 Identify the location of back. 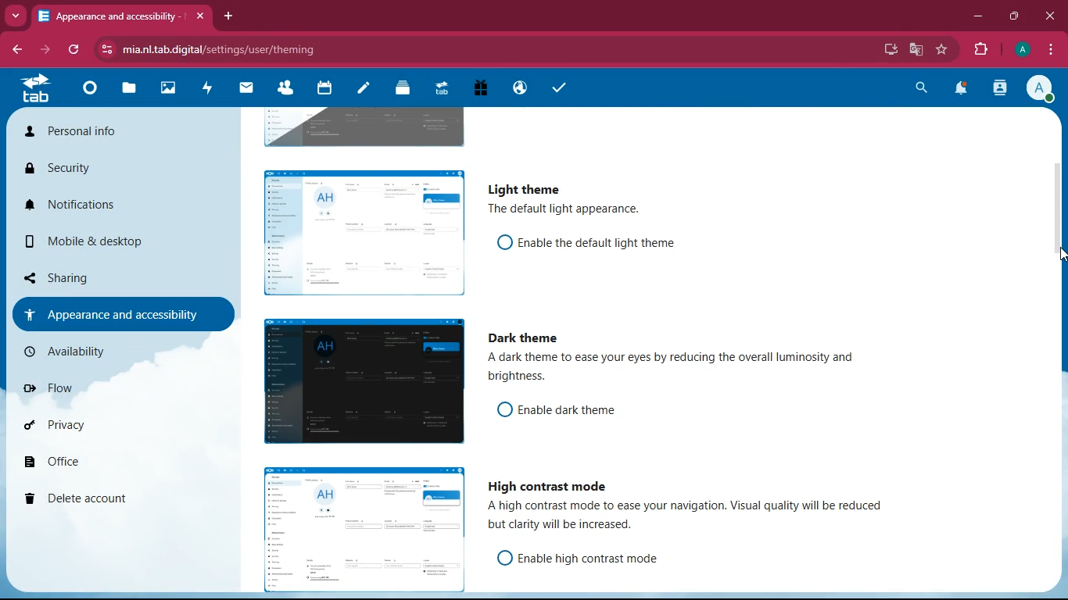
(17, 50).